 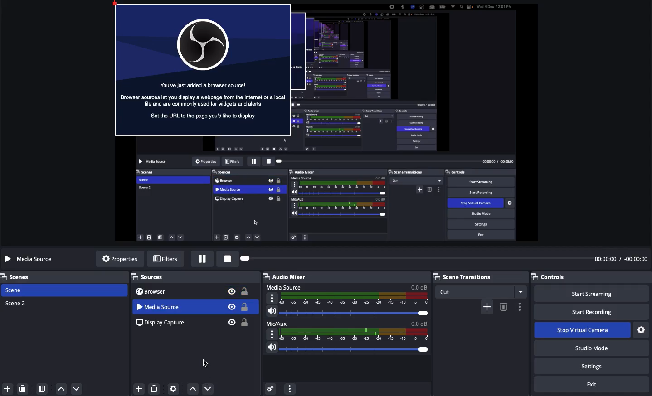 I want to click on Cut, so click(x=482, y=292).